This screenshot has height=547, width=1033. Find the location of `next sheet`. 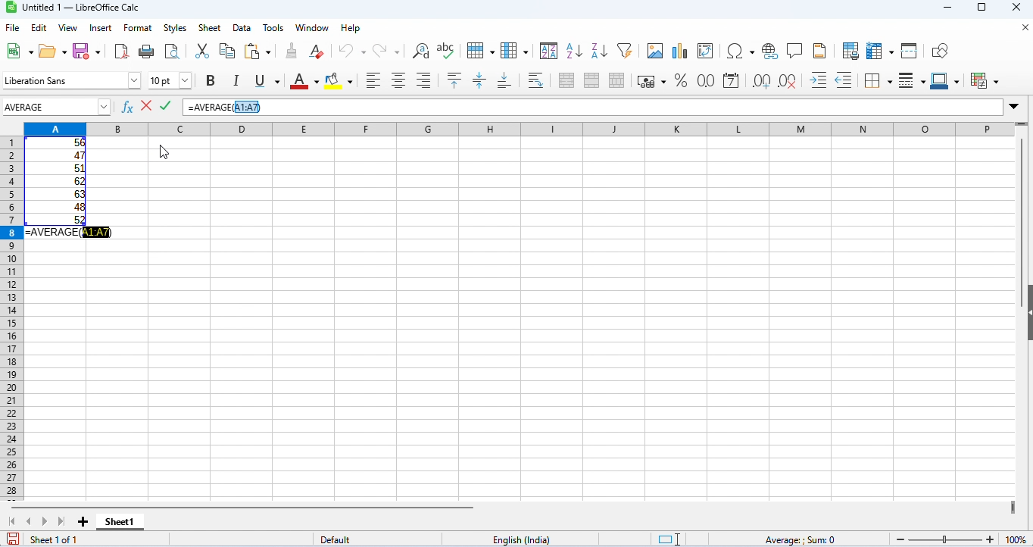

next sheet is located at coordinates (45, 523).